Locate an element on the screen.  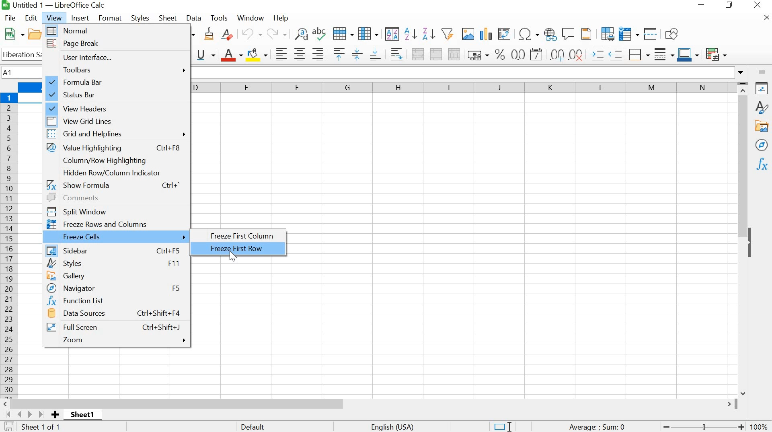
INPUT LINE is located at coordinates (468, 72).